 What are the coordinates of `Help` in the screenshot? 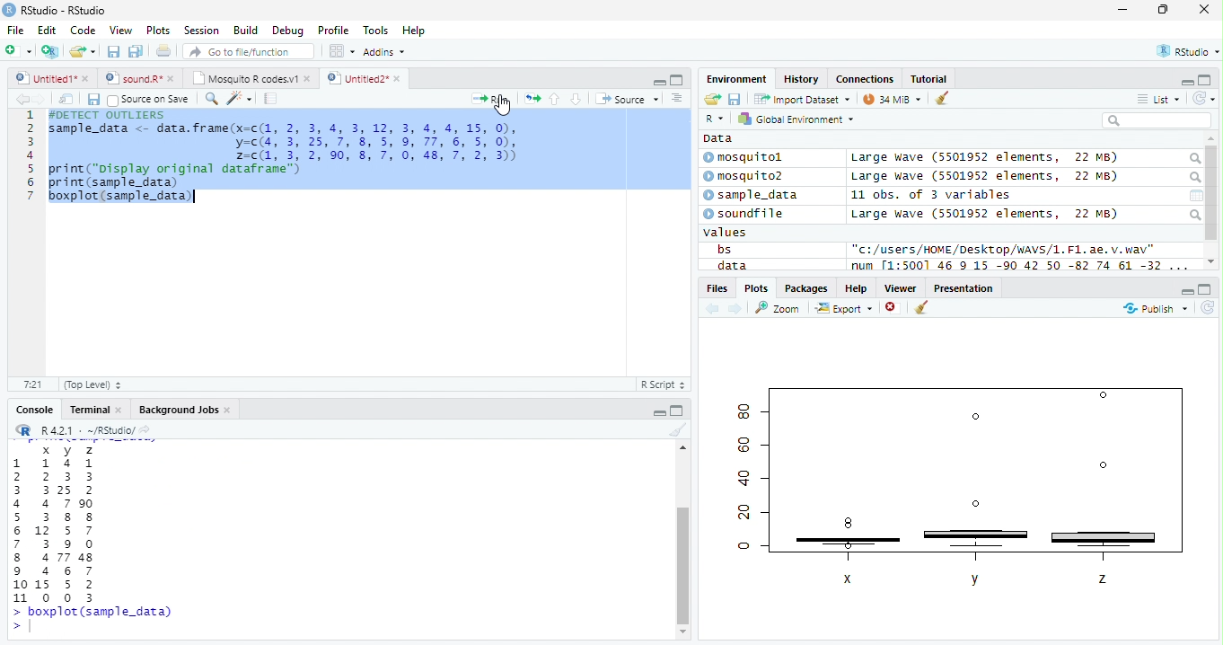 It's located at (416, 31).